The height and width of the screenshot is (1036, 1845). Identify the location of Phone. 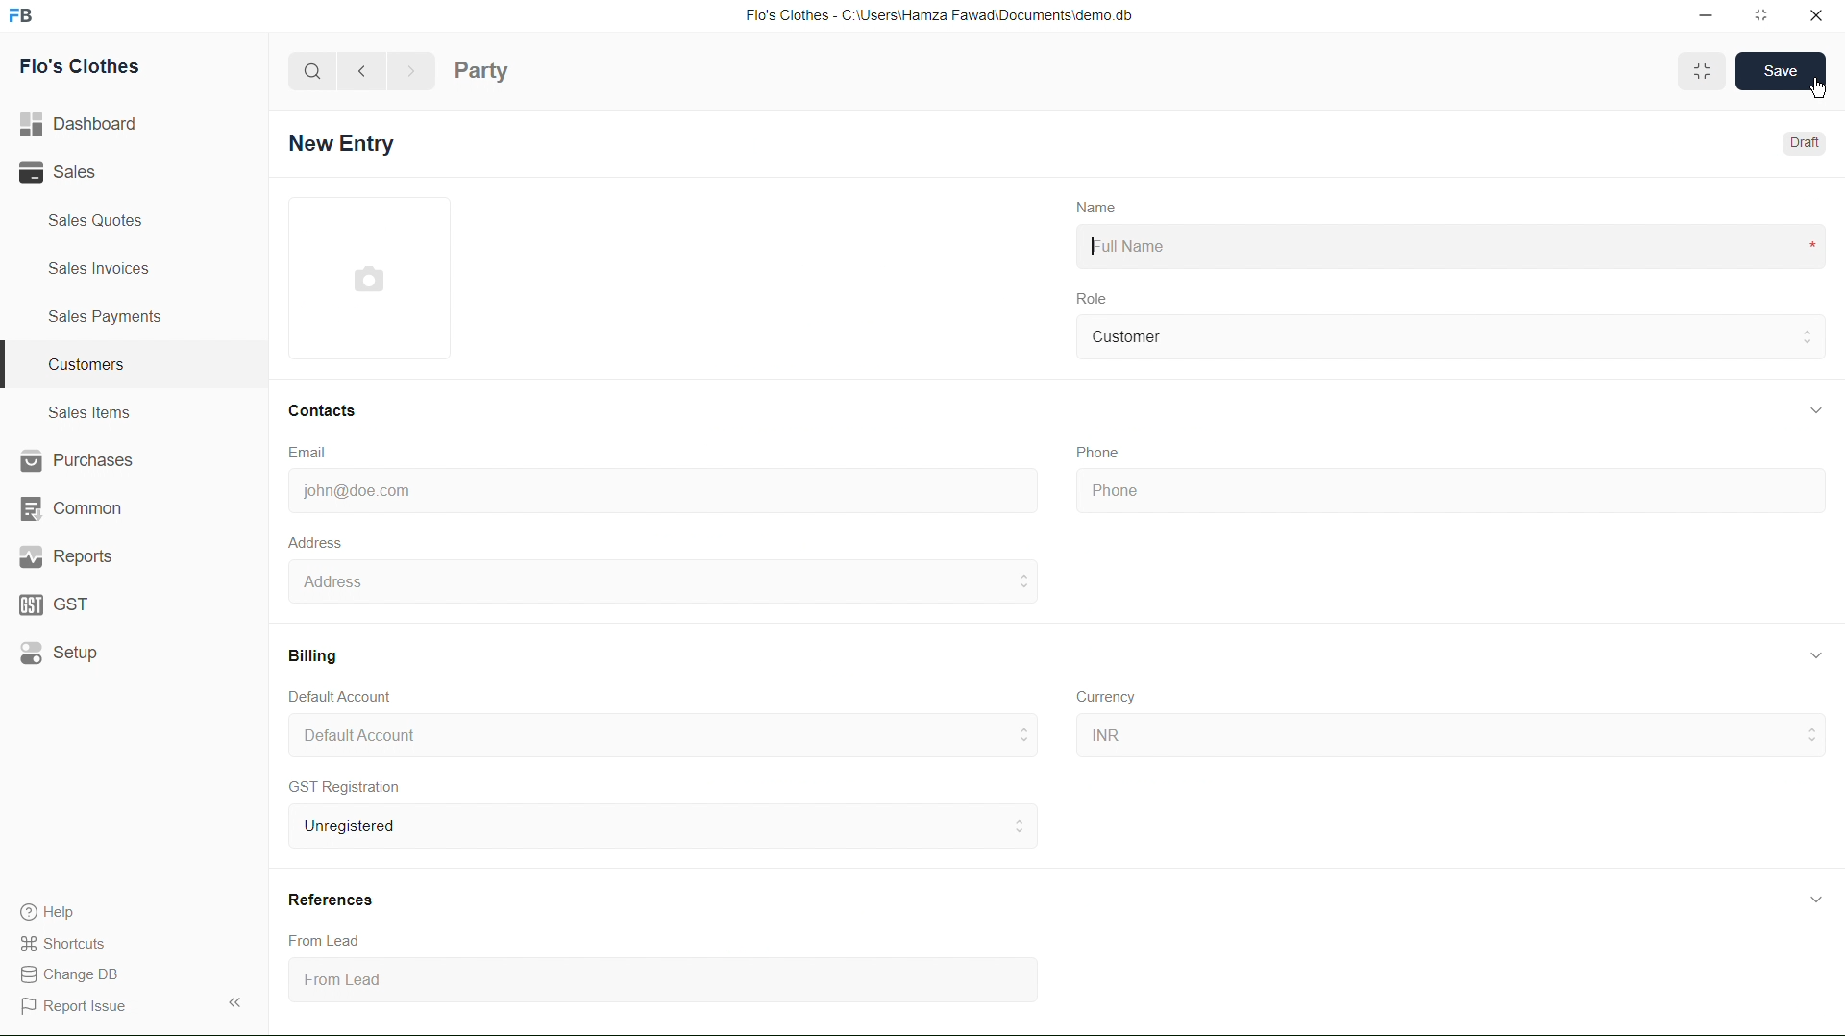
(1096, 448).